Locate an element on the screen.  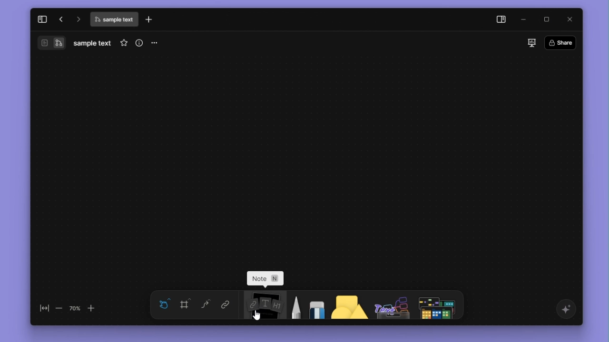
favourites is located at coordinates (122, 43).